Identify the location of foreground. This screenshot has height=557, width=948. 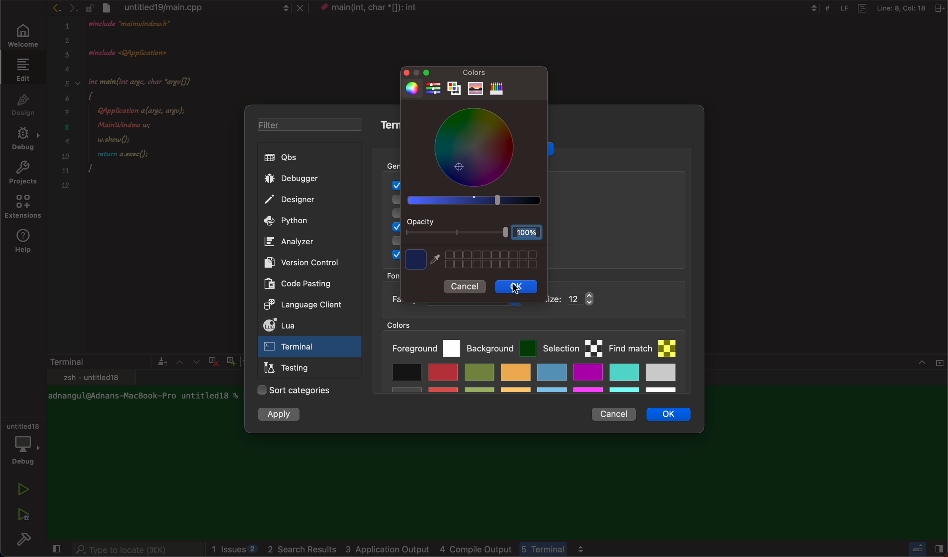
(425, 347).